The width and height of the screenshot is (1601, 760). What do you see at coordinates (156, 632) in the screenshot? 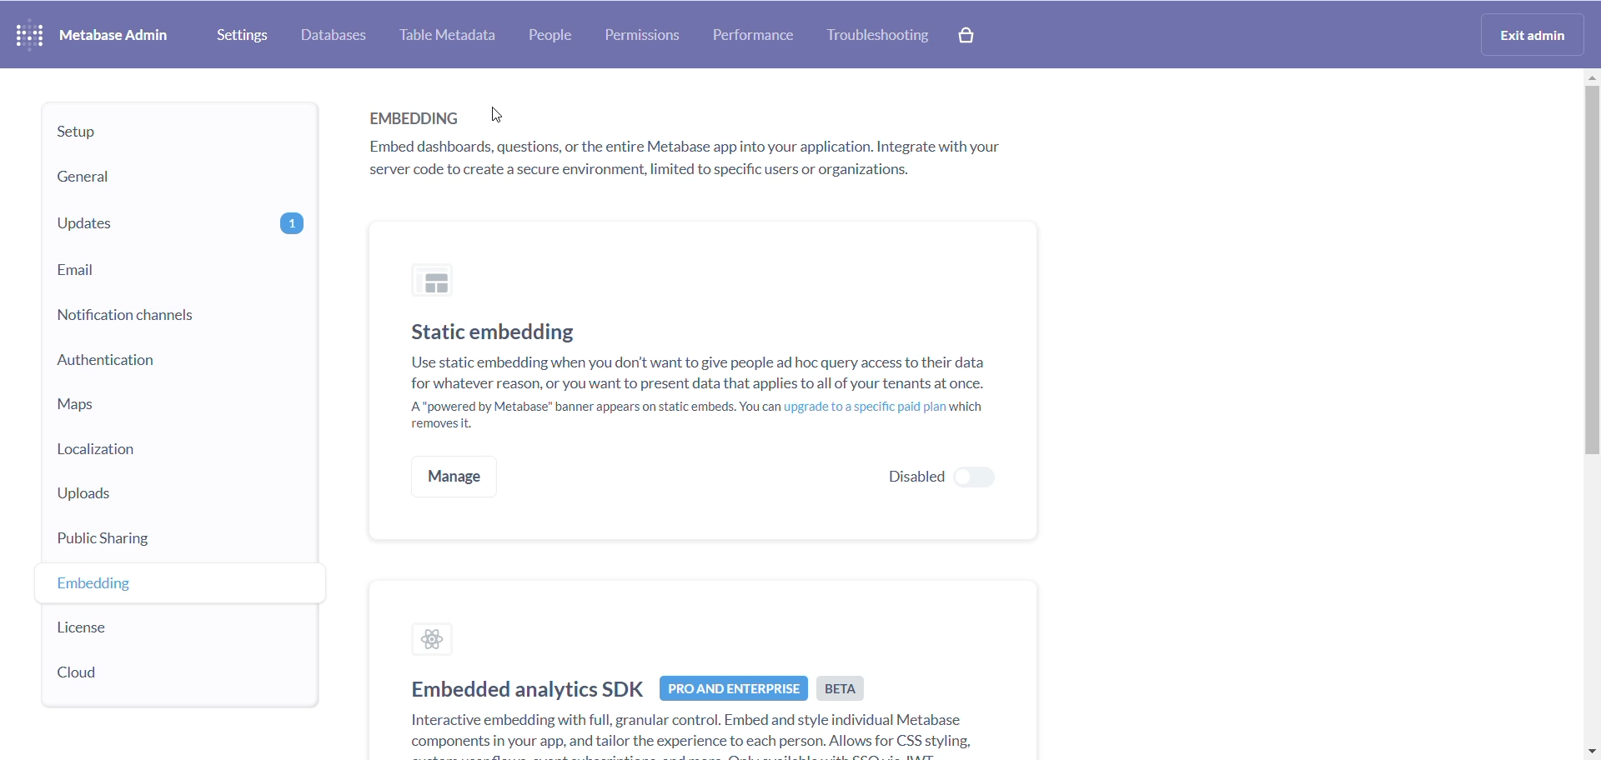
I see `license` at bounding box center [156, 632].